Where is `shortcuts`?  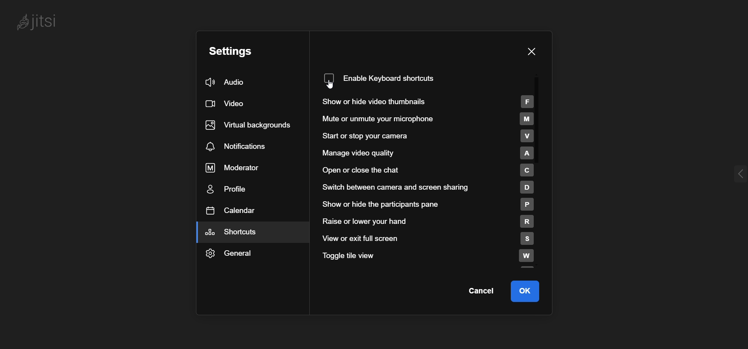 shortcuts is located at coordinates (239, 232).